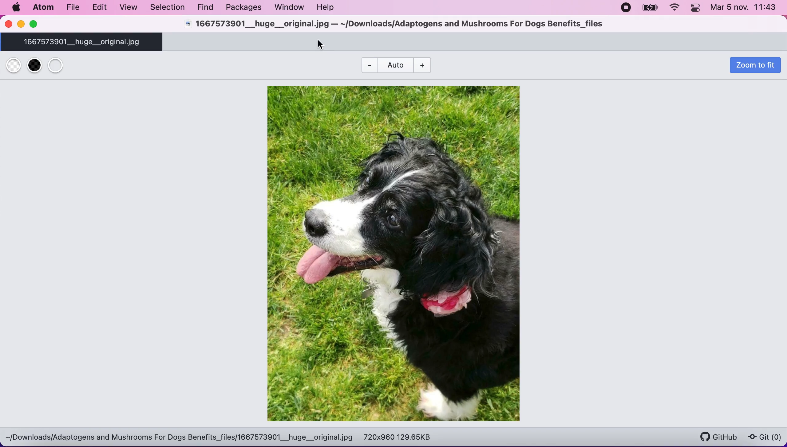 The image size is (787, 447). Describe the element at coordinates (204, 7) in the screenshot. I see `find` at that location.